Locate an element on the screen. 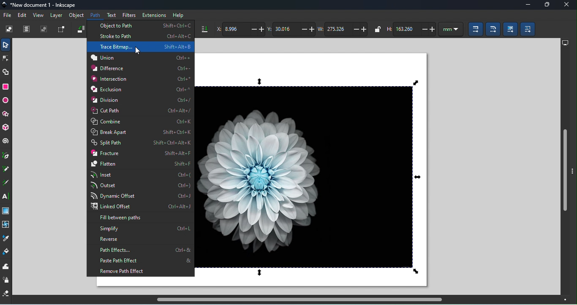  Horizontal coordinate of the selection is located at coordinates (242, 29).